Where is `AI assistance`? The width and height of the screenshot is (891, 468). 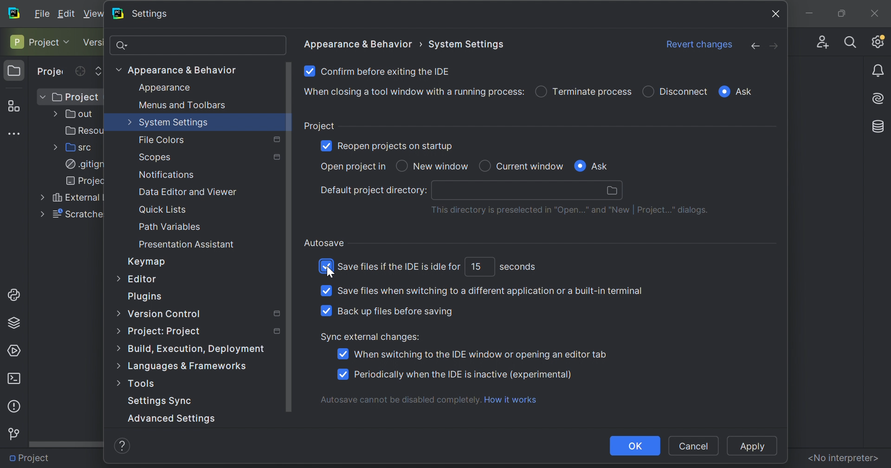
AI assistance is located at coordinates (880, 97).